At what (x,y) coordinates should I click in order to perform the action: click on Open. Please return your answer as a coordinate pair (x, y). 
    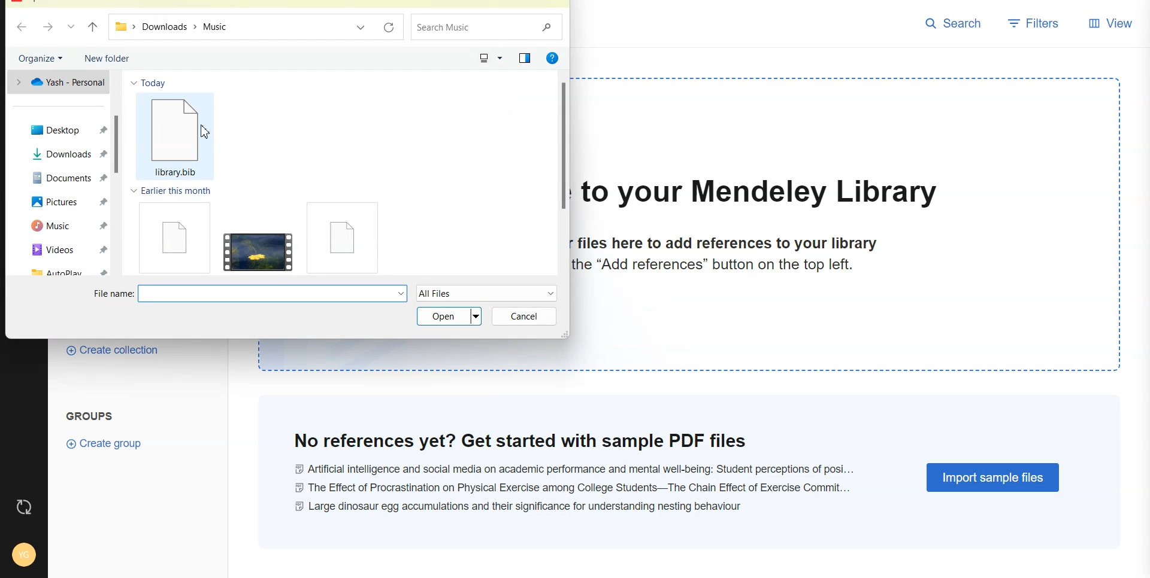
    Looking at the image, I should click on (449, 317).